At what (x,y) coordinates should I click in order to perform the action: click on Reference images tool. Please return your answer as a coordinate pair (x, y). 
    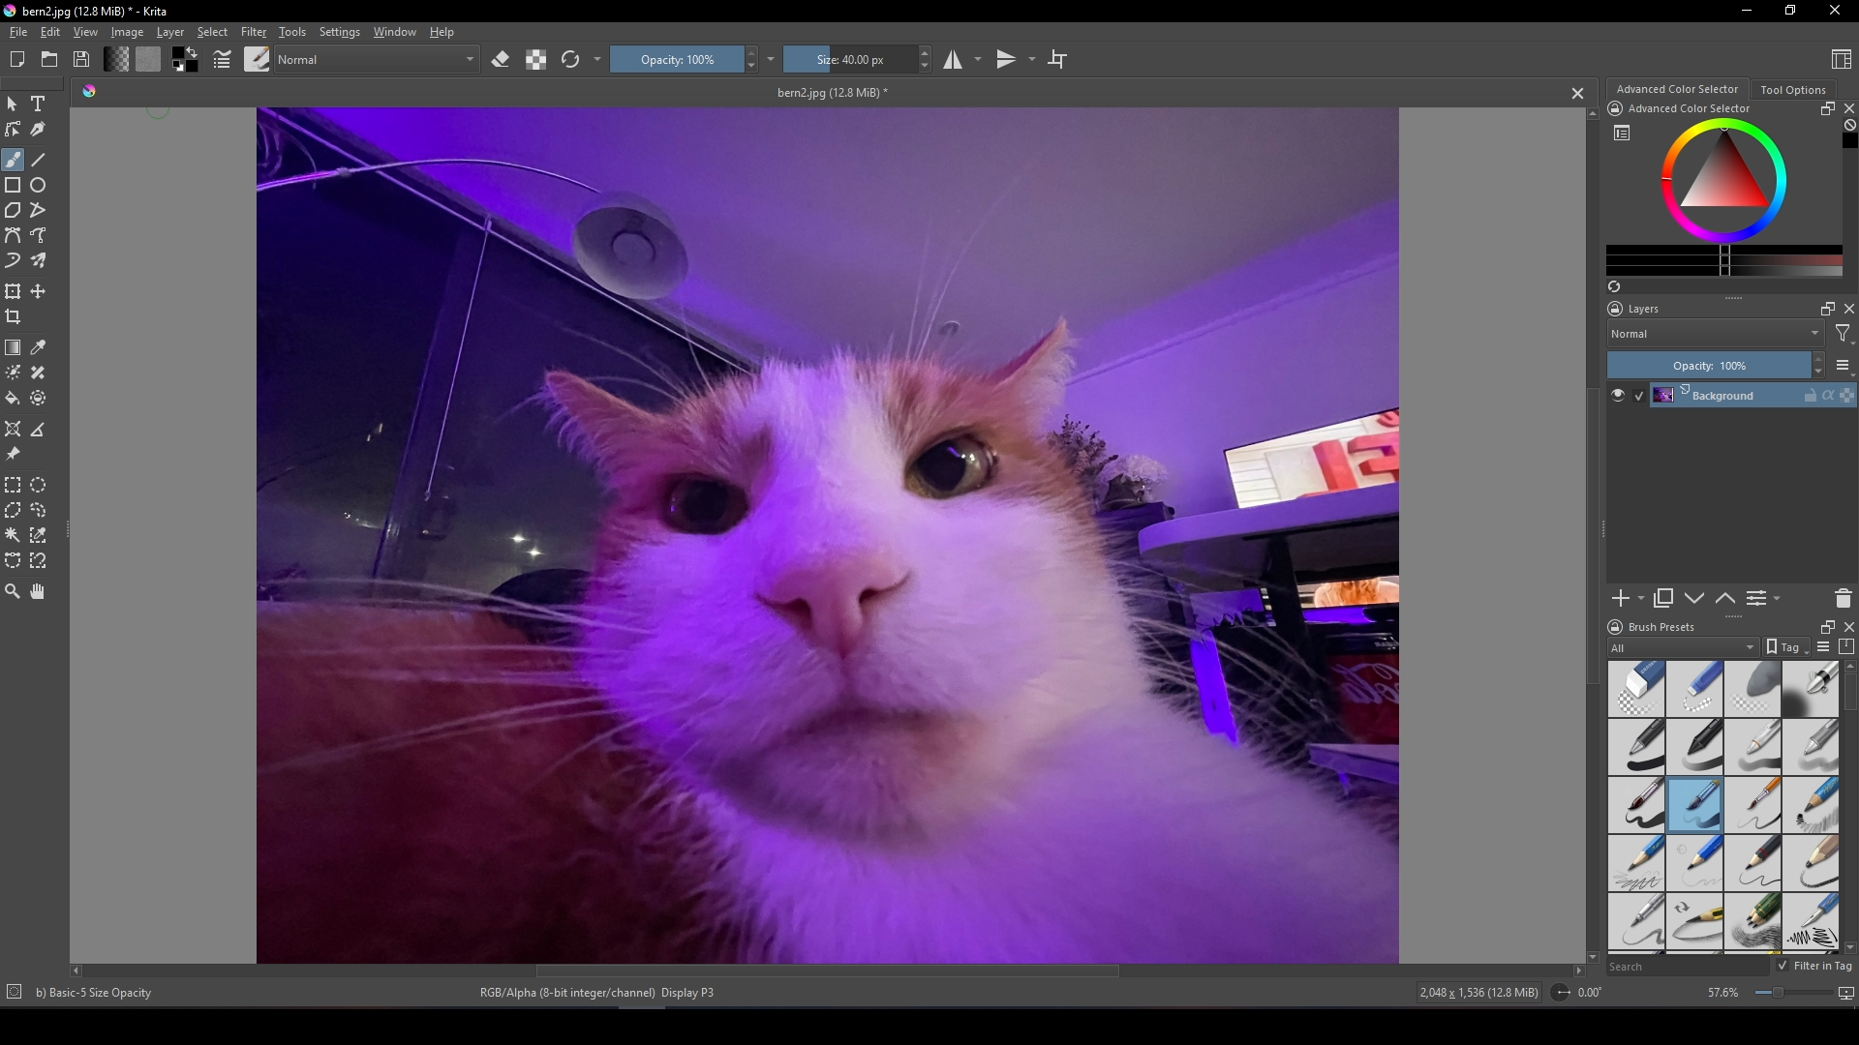
    Looking at the image, I should click on (12, 454).